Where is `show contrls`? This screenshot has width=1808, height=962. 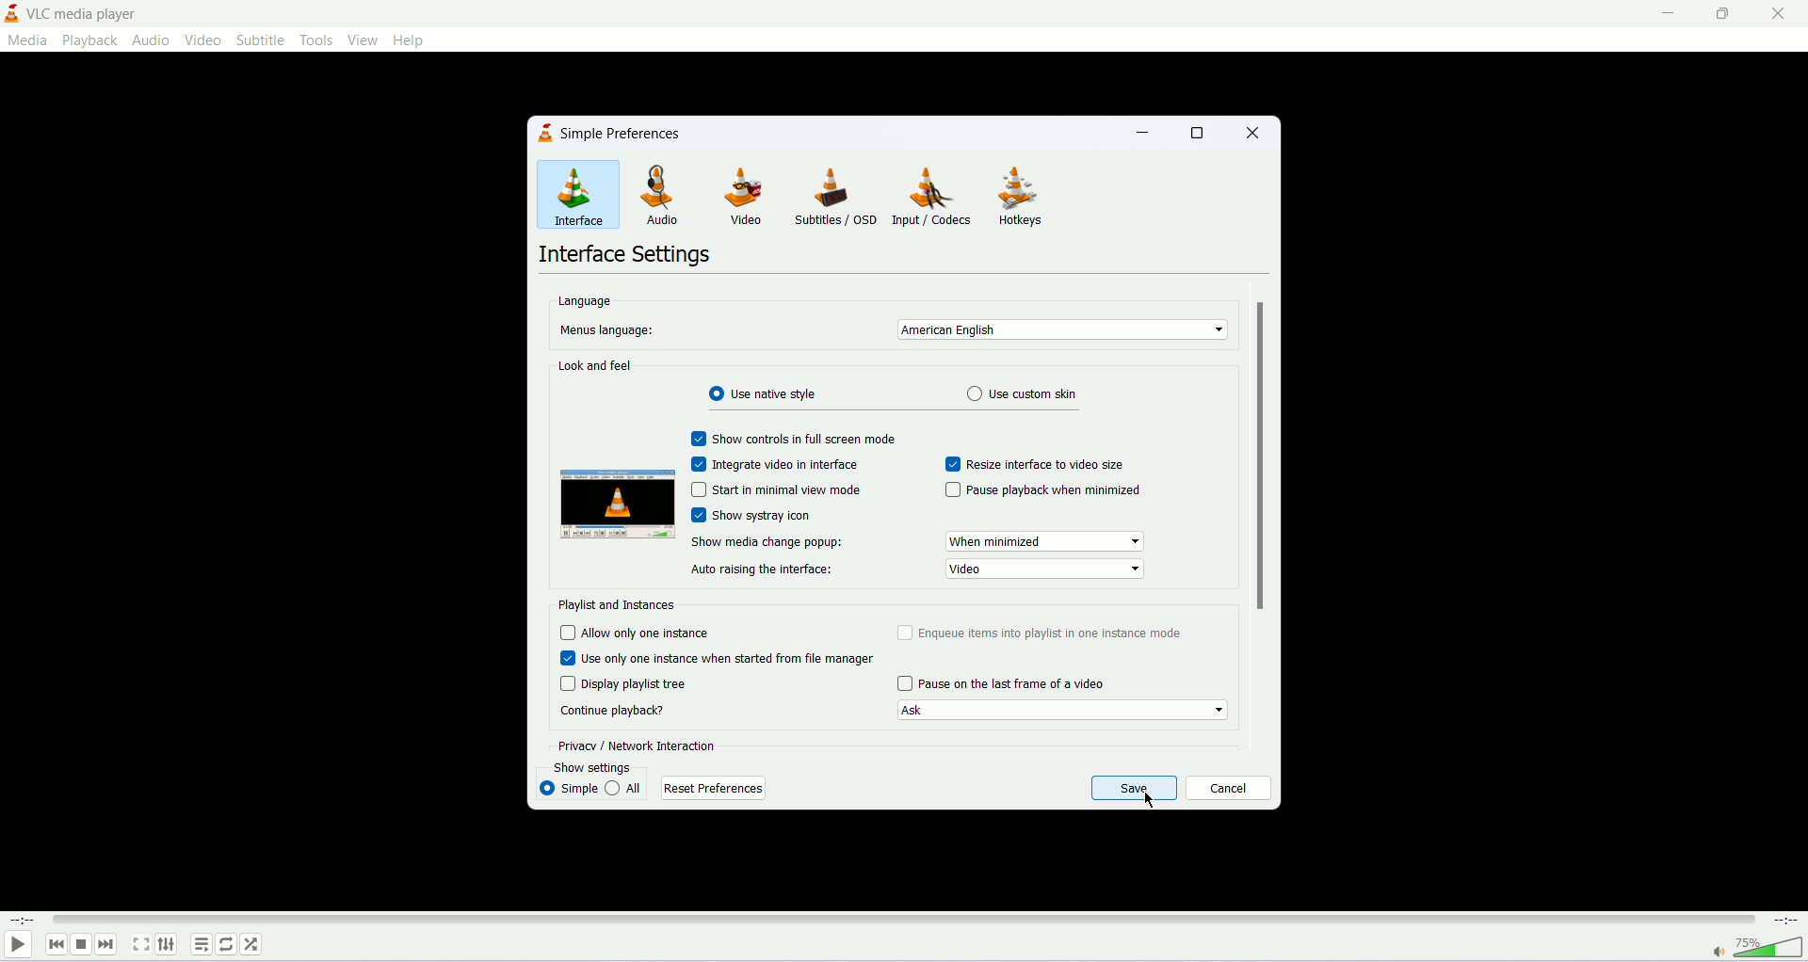 show contrls is located at coordinates (792, 437).